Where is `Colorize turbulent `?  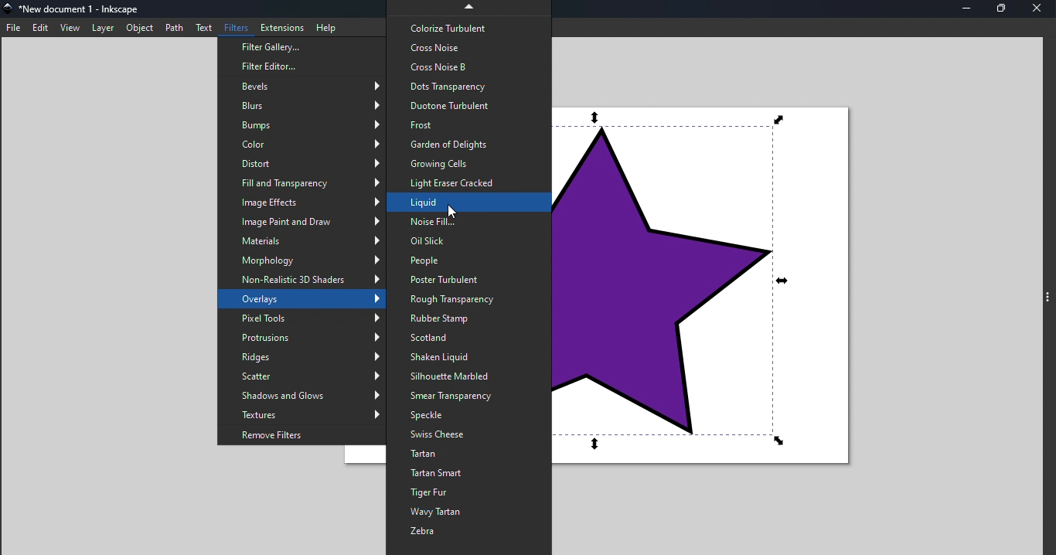 Colorize turbulent  is located at coordinates (468, 28).